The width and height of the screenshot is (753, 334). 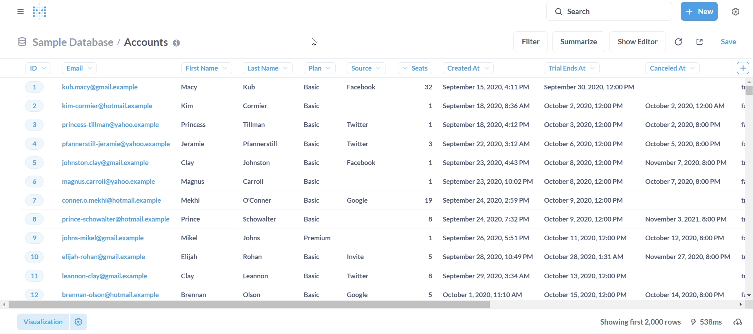 What do you see at coordinates (21, 12) in the screenshot?
I see `close sidebar` at bounding box center [21, 12].